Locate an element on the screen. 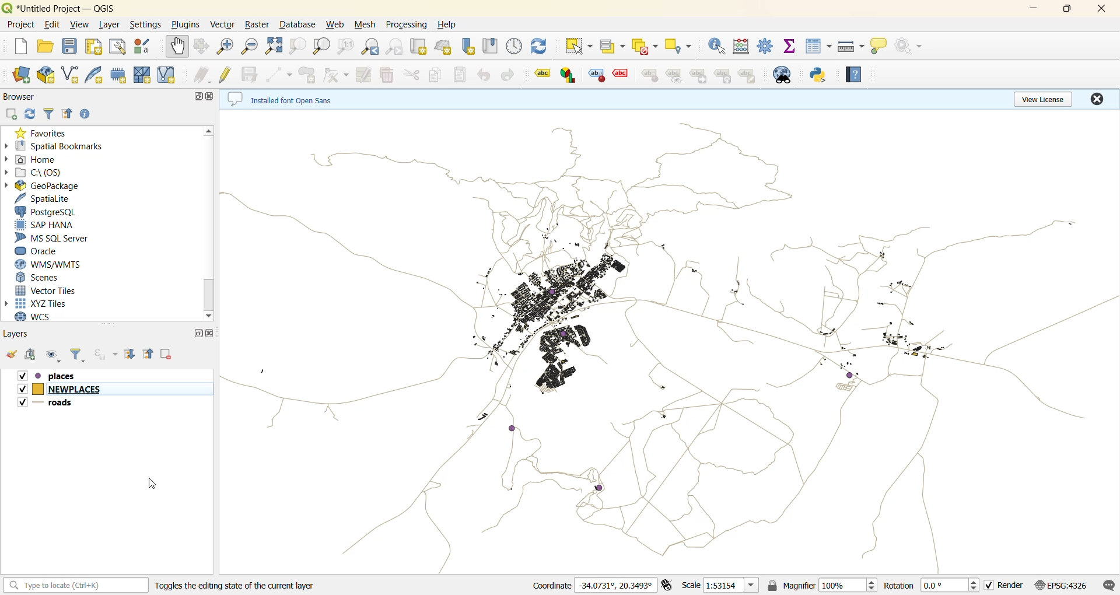 Image resolution: width=1120 pixels, height=595 pixels. close is located at coordinates (1101, 10).